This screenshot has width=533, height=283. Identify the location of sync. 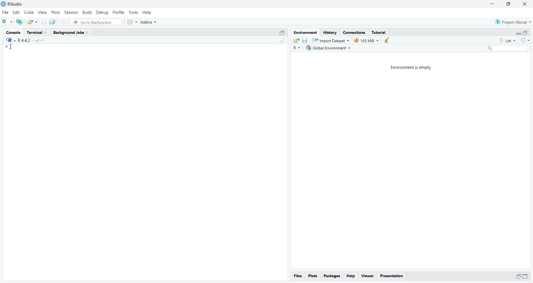
(525, 40).